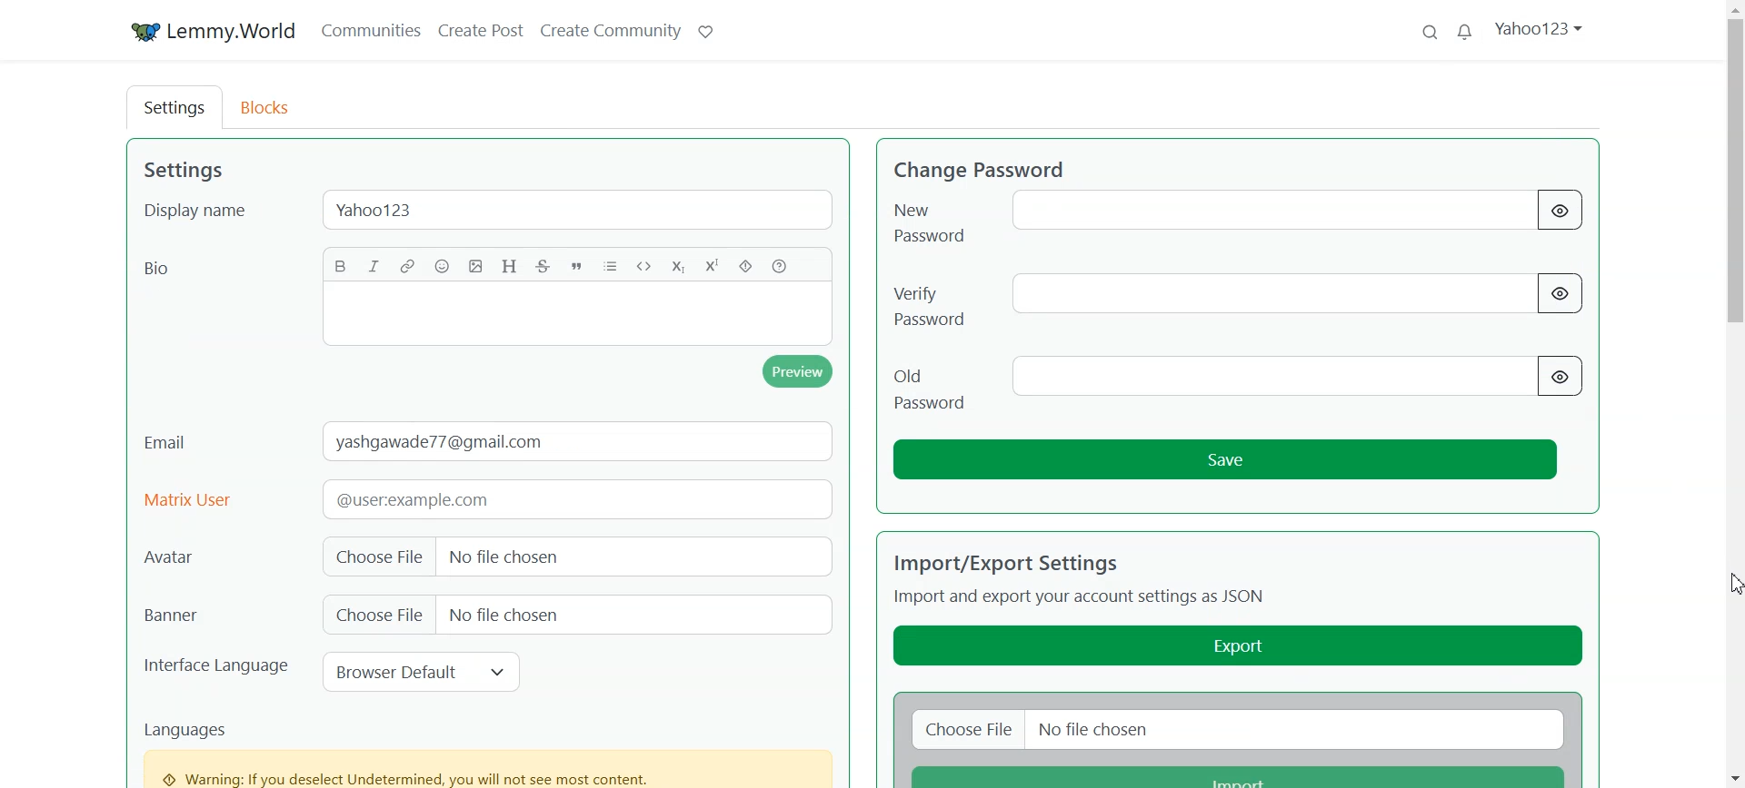 The height and width of the screenshot is (788, 1745). Describe the element at coordinates (1240, 645) in the screenshot. I see `Export` at that location.